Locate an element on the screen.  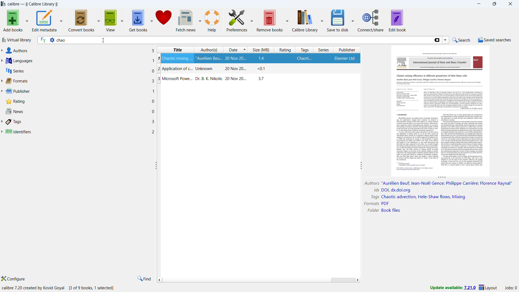
Folder is located at coordinates (370, 211).